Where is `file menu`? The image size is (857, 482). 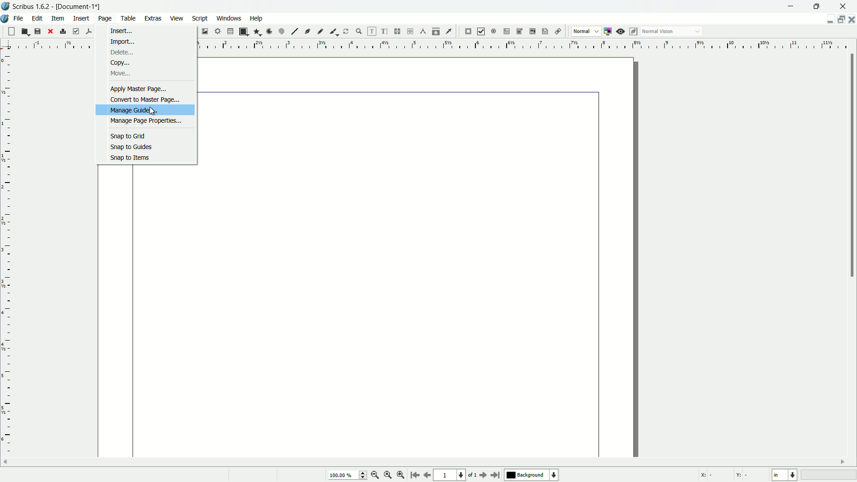 file menu is located at coordinates (20, 18).